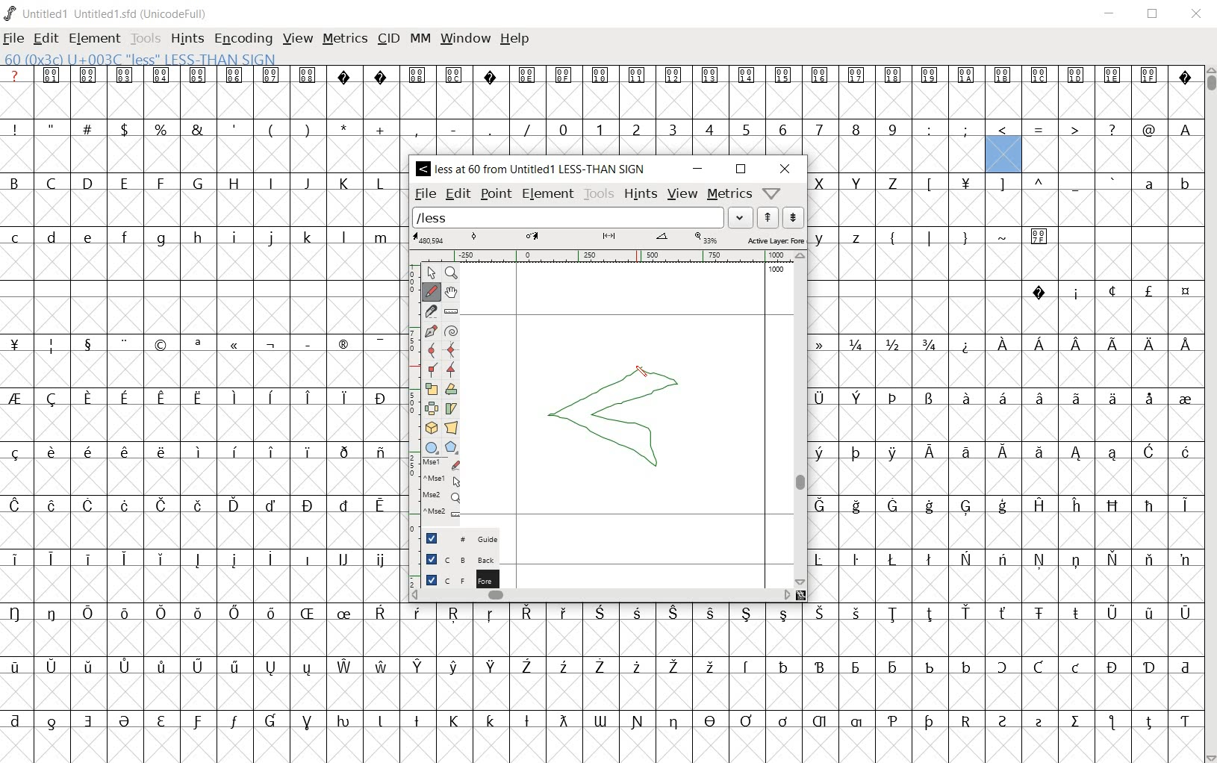  What do you see at coordinates (47, 38) in the screenshot?
I see `edit` at bounding box center [47, 38].